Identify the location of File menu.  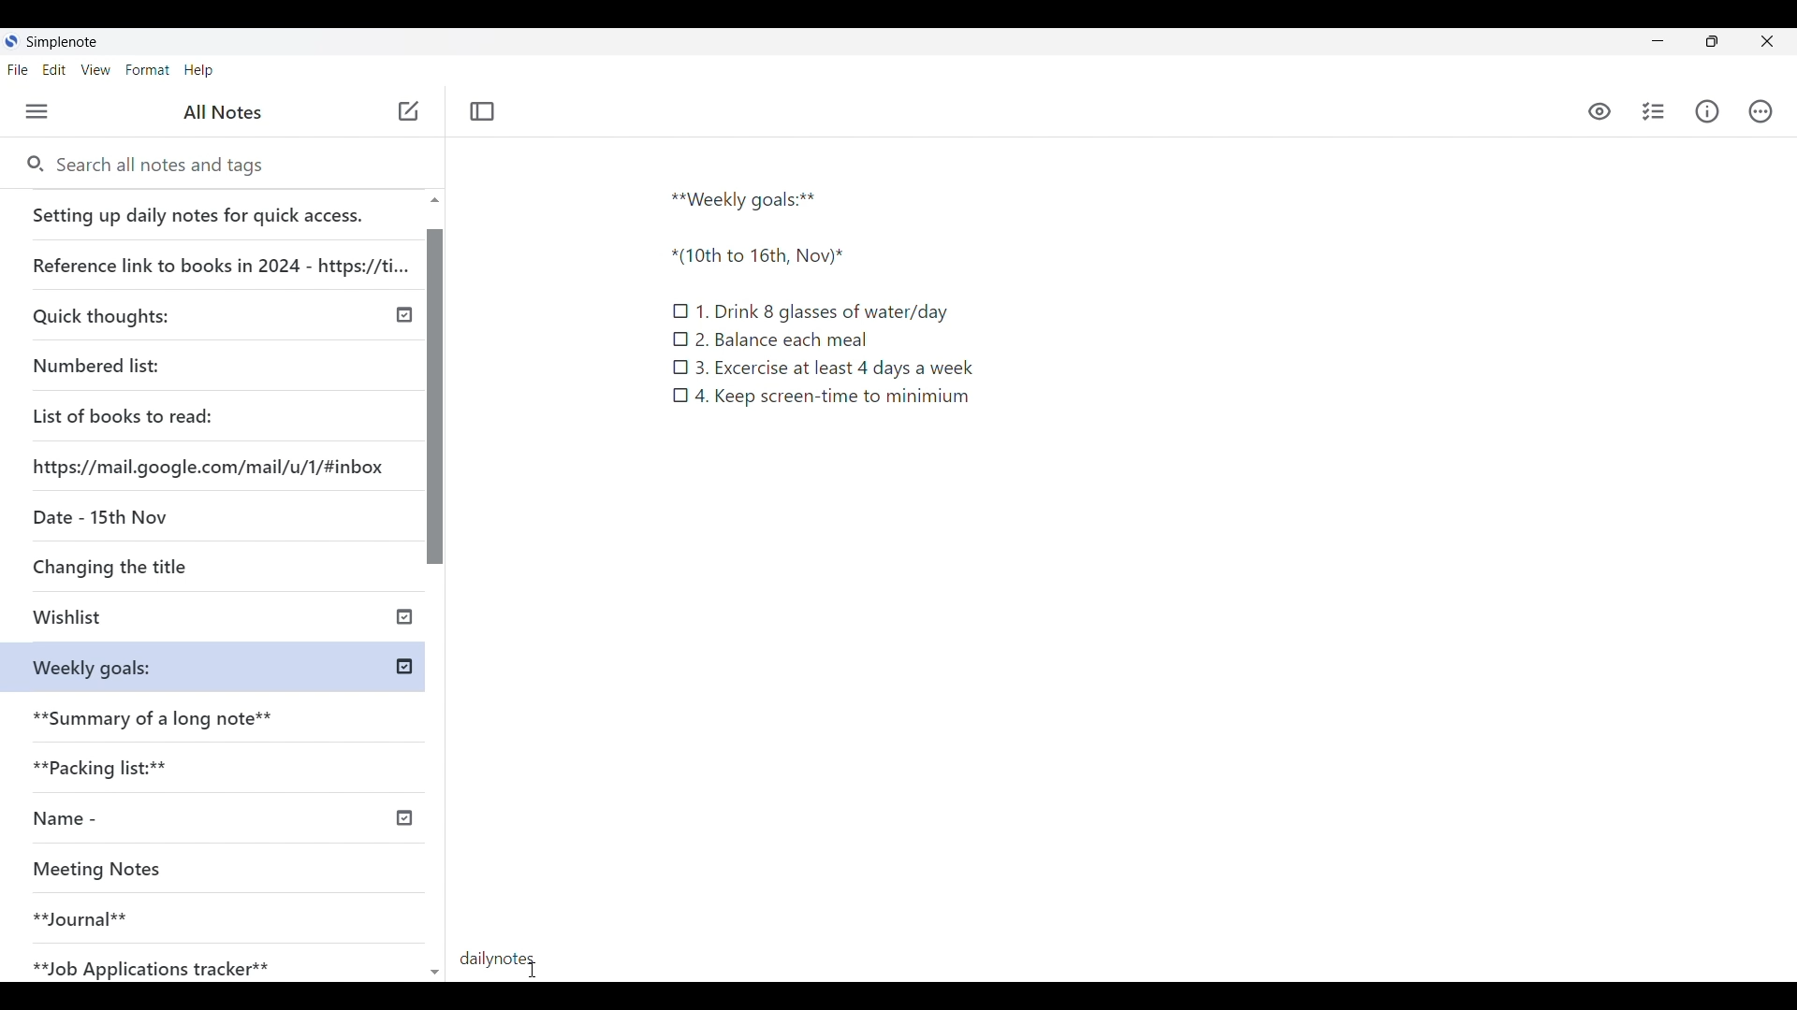
(18, 70).